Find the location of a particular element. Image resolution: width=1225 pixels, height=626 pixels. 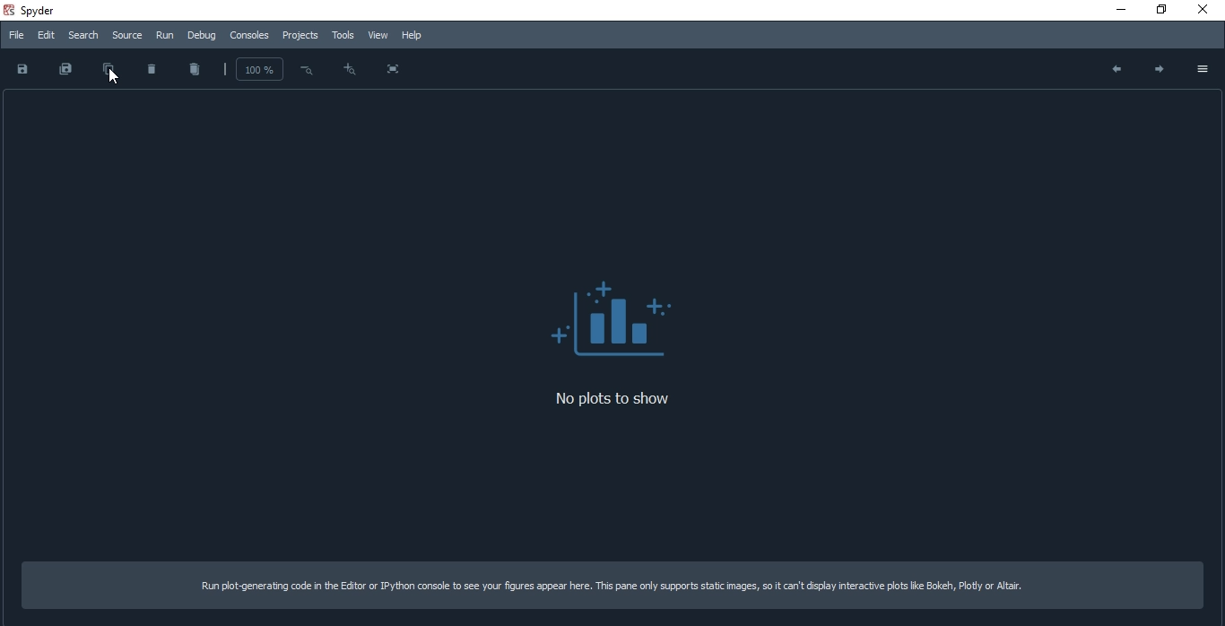

zoom percent is located at coordinates (259, 70).